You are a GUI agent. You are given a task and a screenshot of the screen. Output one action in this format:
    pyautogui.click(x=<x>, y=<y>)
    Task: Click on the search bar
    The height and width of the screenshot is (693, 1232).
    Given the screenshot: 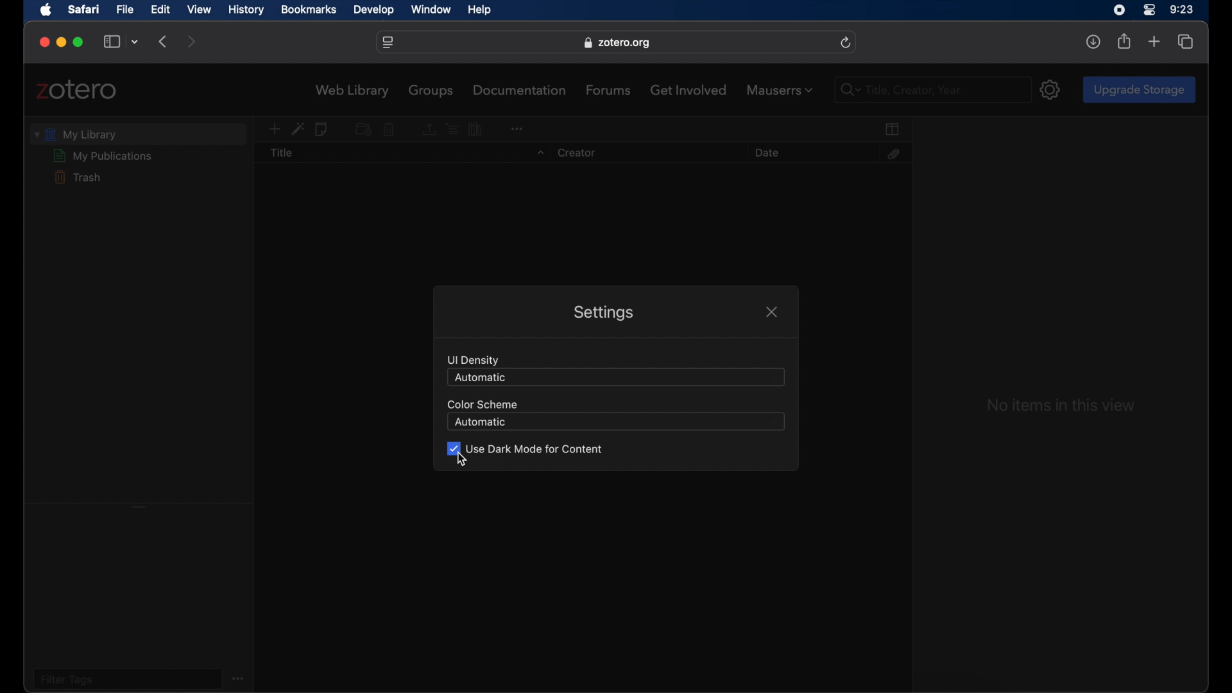 What is the action you would take?
    pyautogui.click(x=847, y=90)
    